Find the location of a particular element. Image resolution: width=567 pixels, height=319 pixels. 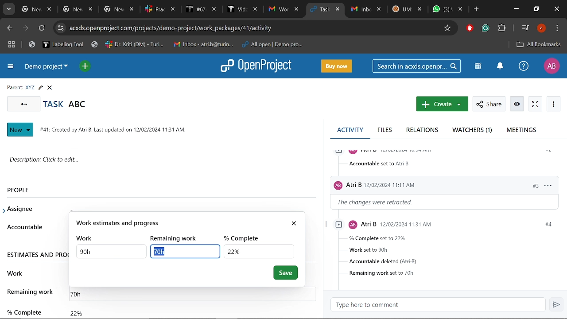

Close current tab is located at coordinates (338, 10).